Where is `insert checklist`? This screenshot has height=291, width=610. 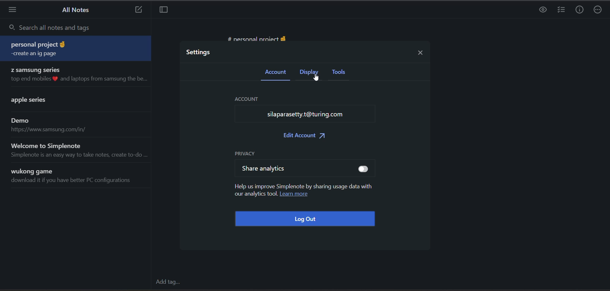 insert checklist is located at coordinates (561, 10).